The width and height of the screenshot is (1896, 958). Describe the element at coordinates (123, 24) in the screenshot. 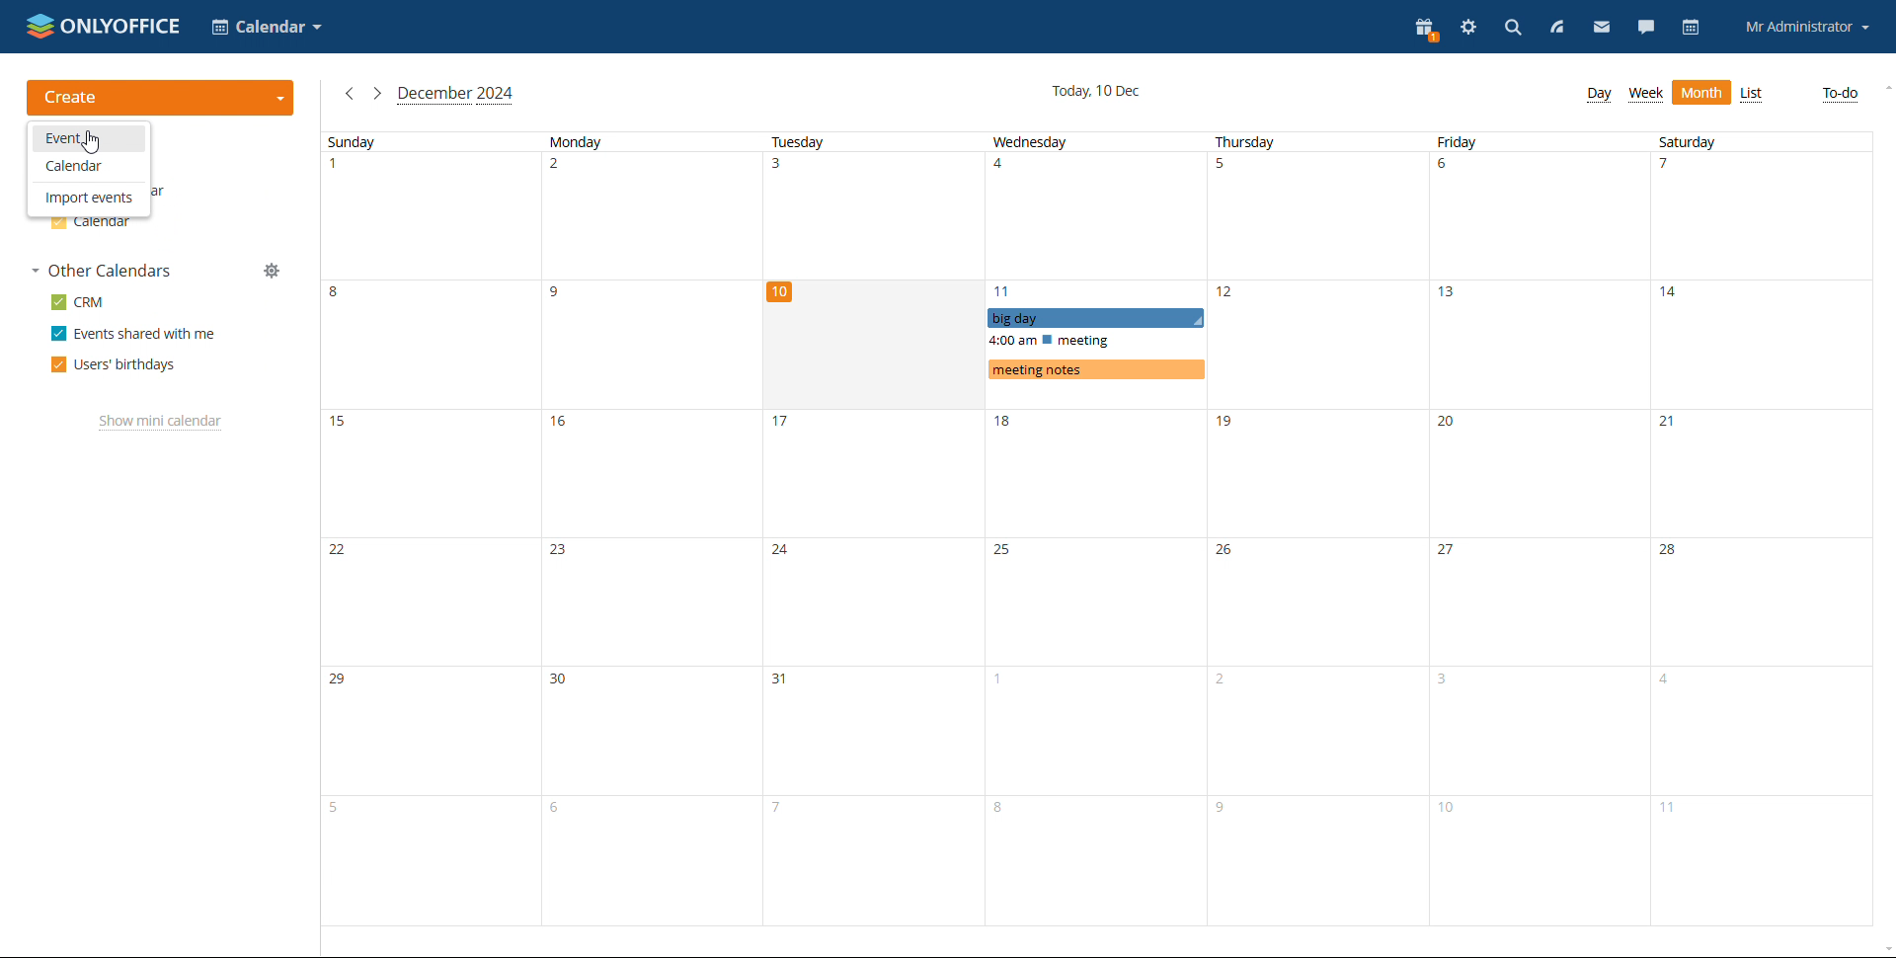

I see `onlyoffice ` at that location.